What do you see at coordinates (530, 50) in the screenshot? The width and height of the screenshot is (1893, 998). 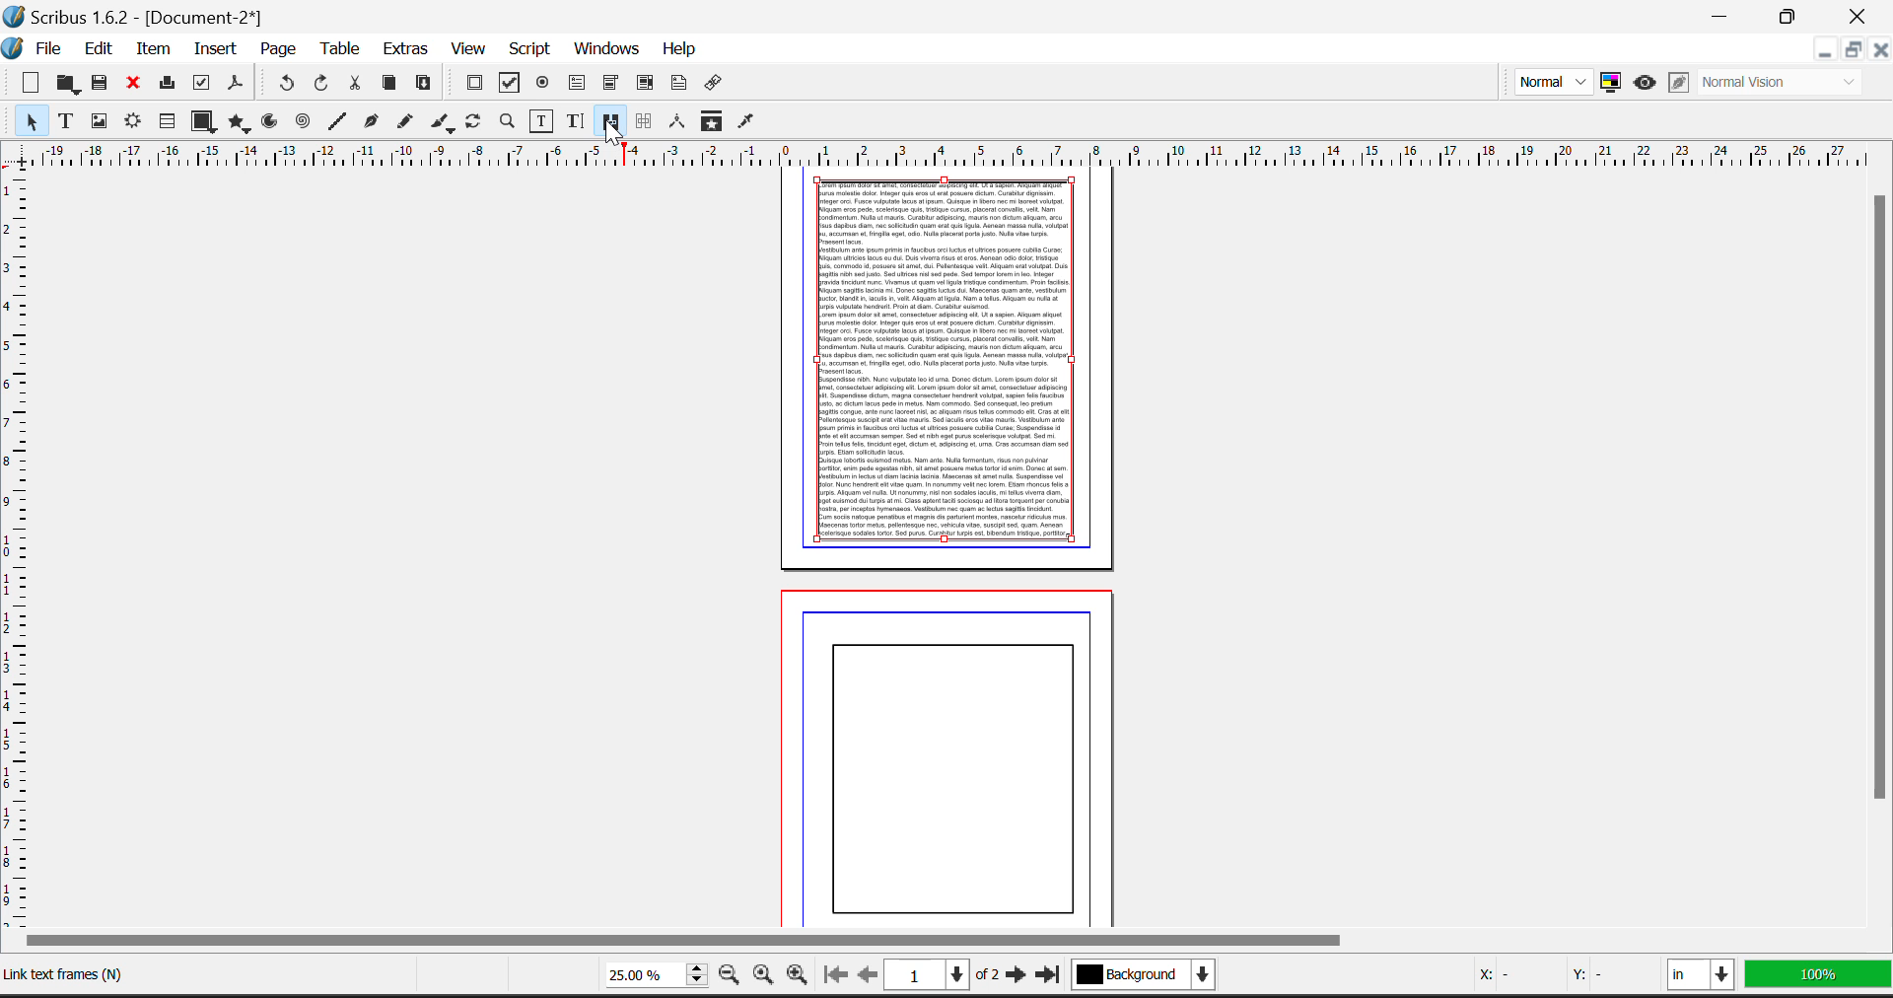 I see `Script` at bounding box center [530, 50].